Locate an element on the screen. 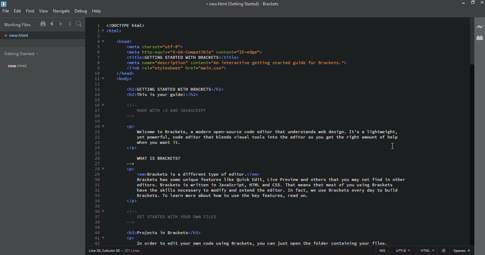 Image resolution: width=485 pixels, height=255 pixels. spaces is located at coordinates (463, 250).